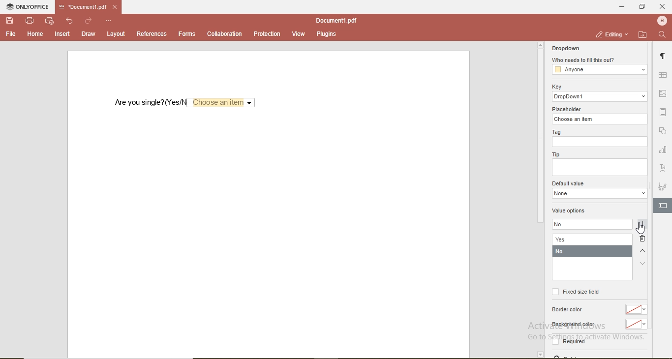 Image resolution: width=672 pixels, height=359 pixels. I want to click on yes, so click(592, 240).